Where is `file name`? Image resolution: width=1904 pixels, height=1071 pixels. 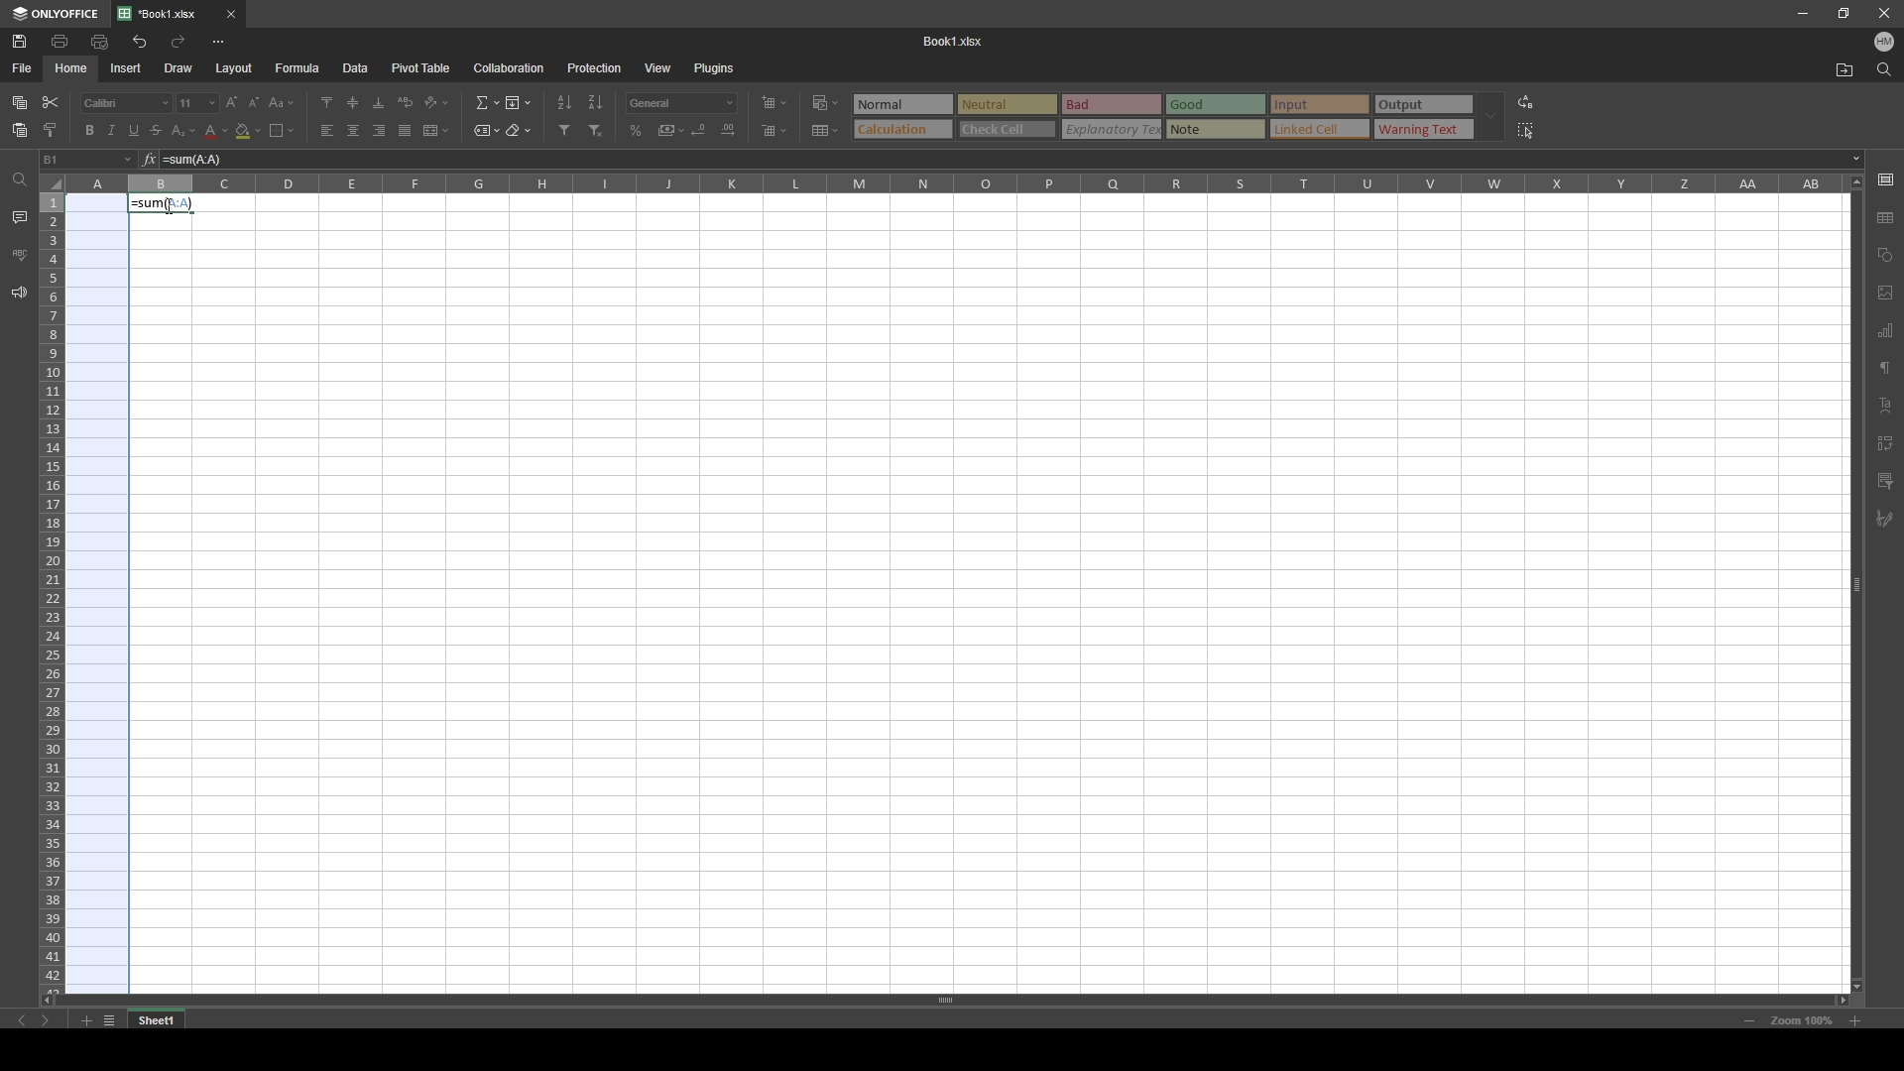
file name is located at coordinates (954, 40).